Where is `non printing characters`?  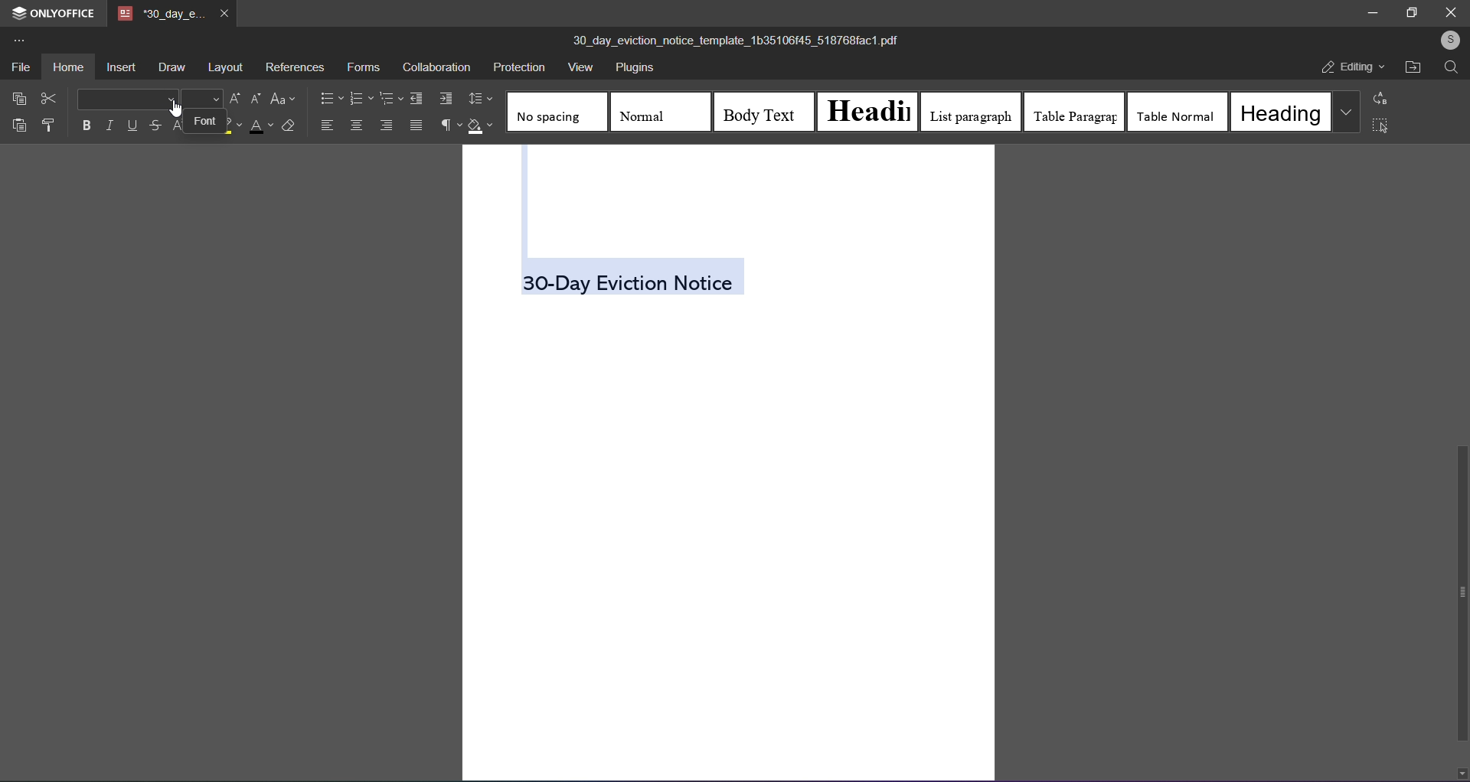 non printing characters is located at coordinates (446, 125).